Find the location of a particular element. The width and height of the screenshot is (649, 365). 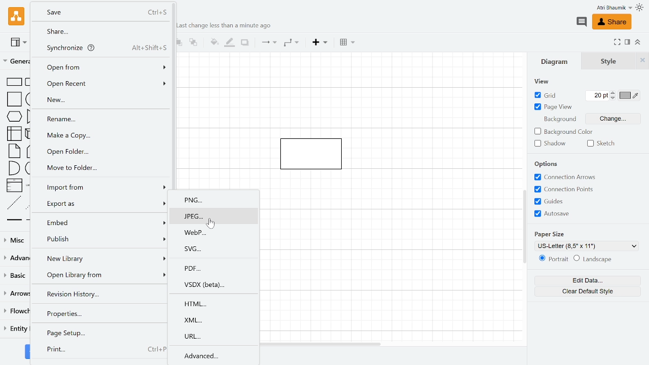

Close is located at coordinates (642, 61).